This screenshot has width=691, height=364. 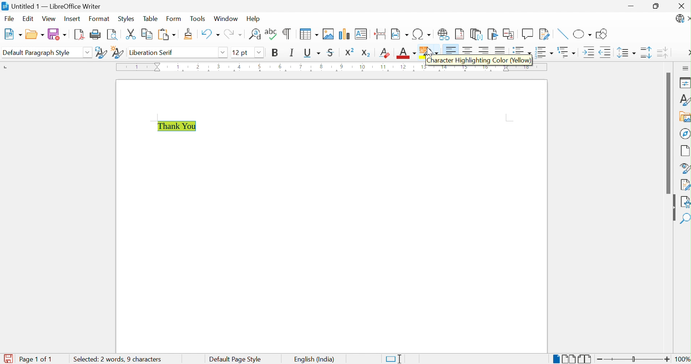 What do you see at coordinates (130, 34) in the screenshot?
I see `Cut` at bounding box center [130, 34].